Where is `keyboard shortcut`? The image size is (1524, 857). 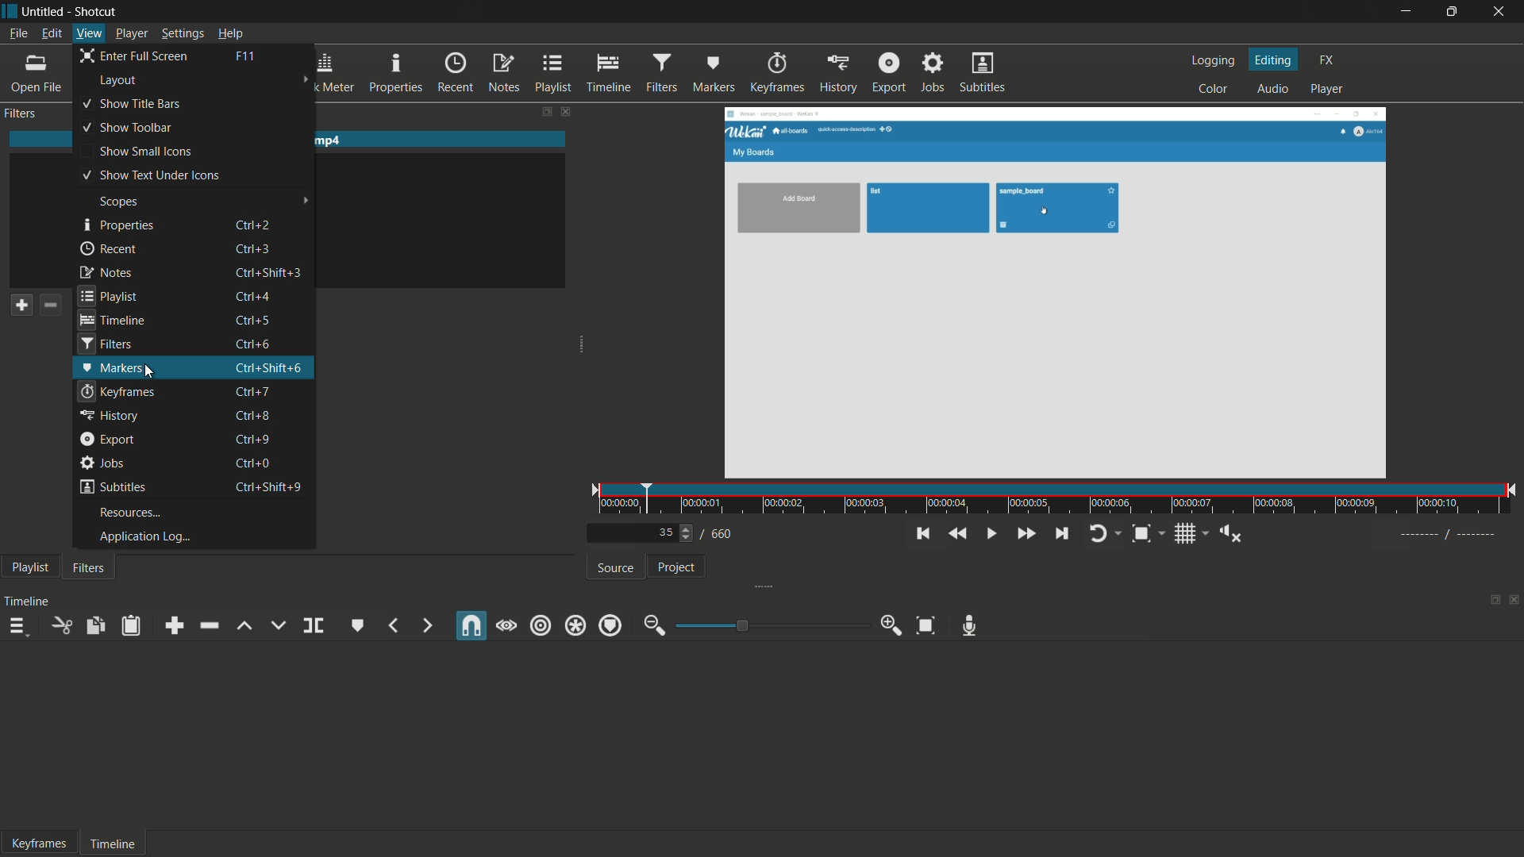
keyboard shortcut is located at coordinates (268, 273).